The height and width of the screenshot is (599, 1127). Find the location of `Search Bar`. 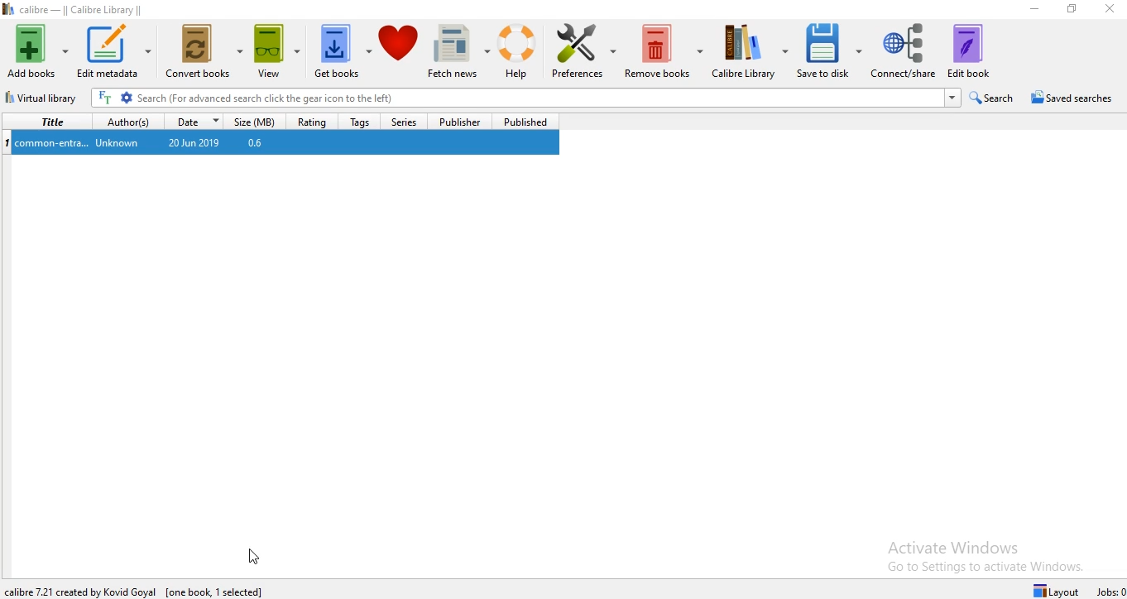

Search Bar is located at coordinates (549, 98).